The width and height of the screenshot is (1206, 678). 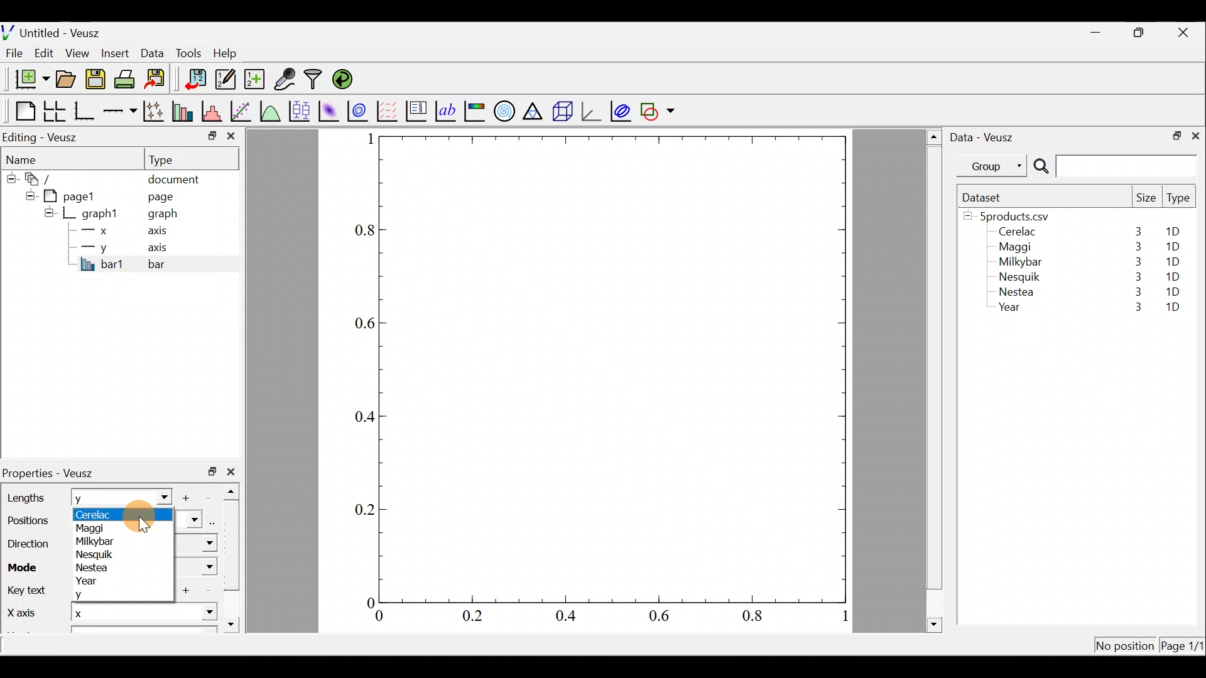 What do you see at coordinates (188, 590) in the screenshot?
I see `add another item` at bounding box center [188, 590].